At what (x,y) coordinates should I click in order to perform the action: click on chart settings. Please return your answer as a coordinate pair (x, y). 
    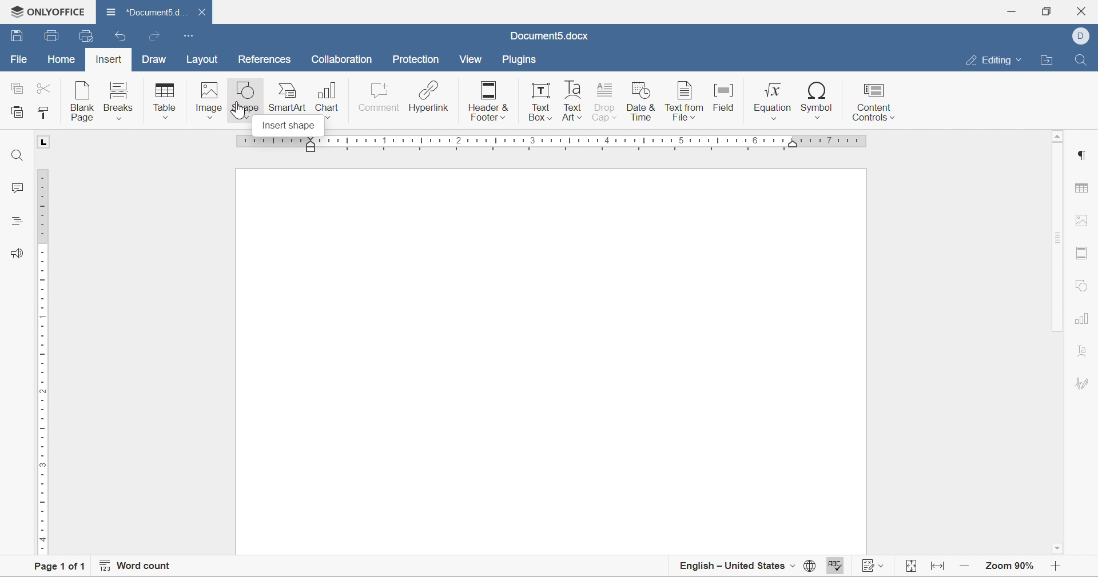
    Looking at the image, I should click on (1084, 319).